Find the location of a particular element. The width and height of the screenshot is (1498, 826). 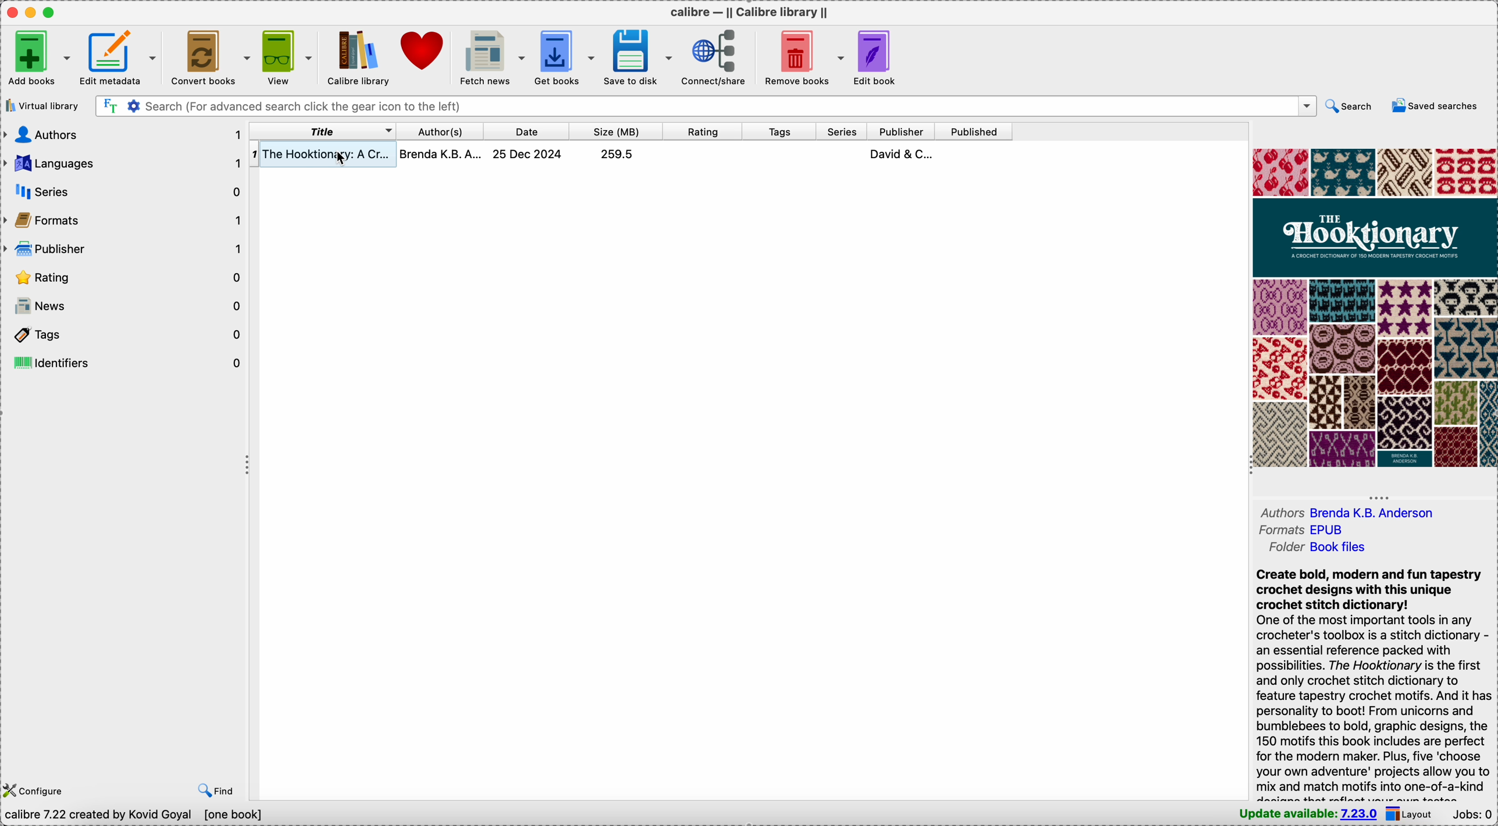

convert books is located at coordinates (209, 57).